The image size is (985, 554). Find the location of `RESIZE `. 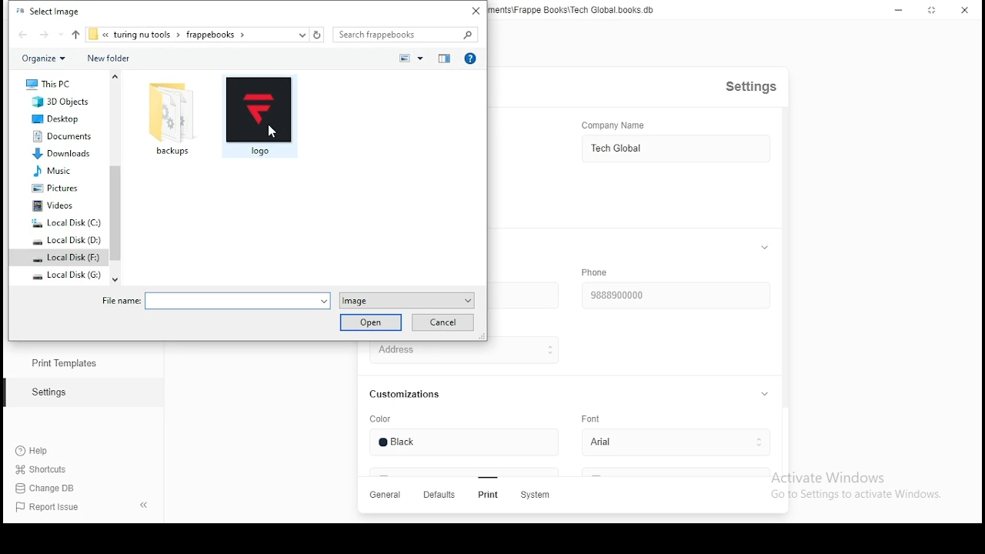

RESIZE  is located at coordinates (933, 9).